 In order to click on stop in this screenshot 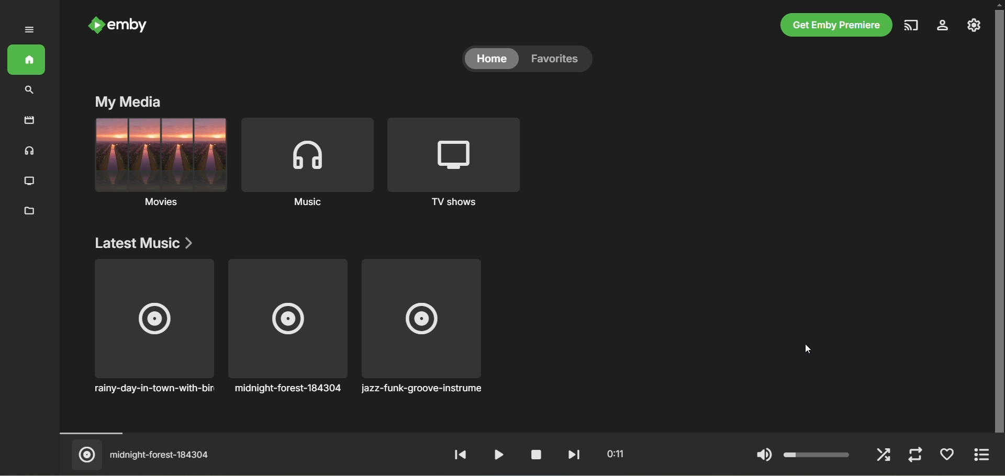, I will do `click(531, 455)`.